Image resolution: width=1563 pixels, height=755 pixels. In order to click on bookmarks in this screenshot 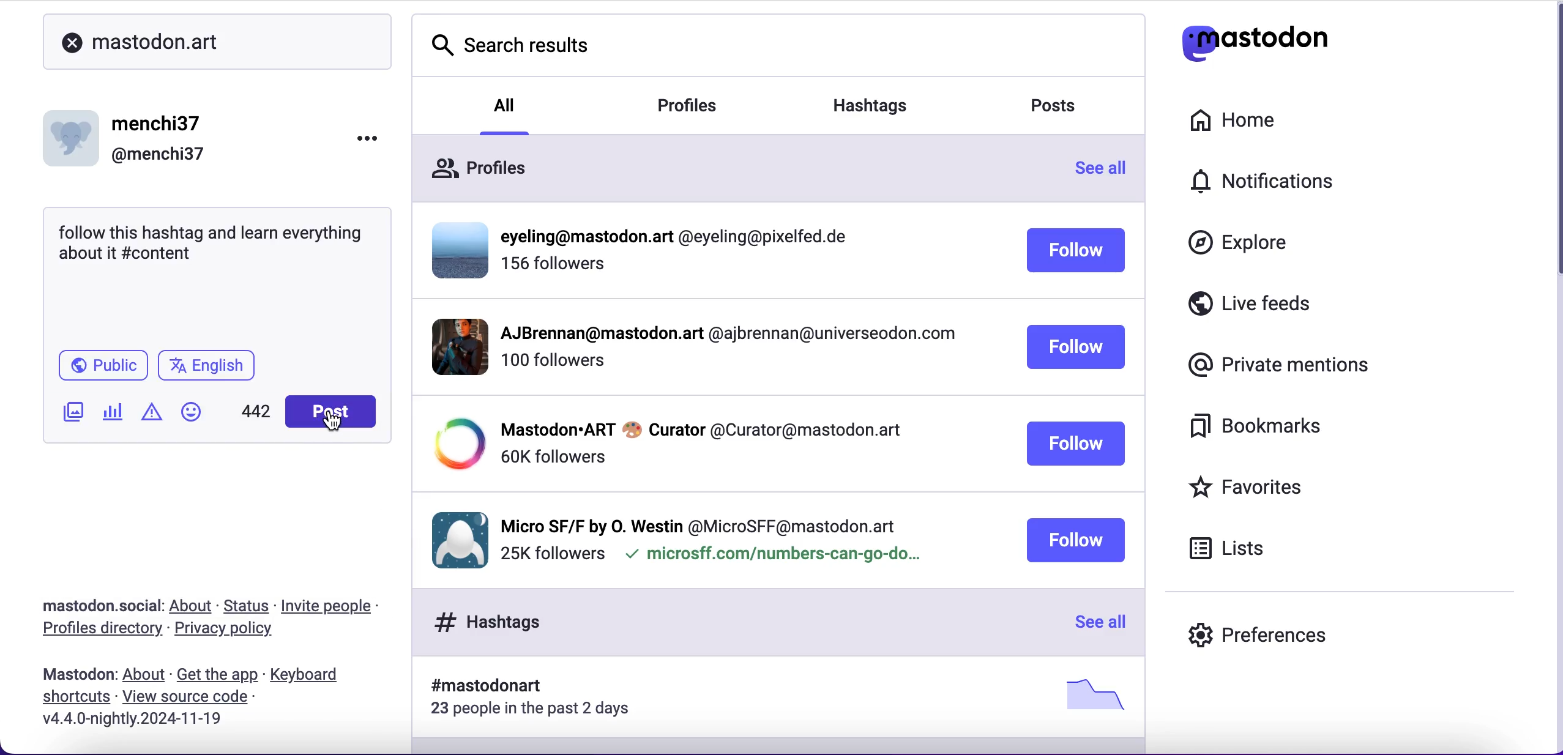, I will do `click(1265, 431)`.